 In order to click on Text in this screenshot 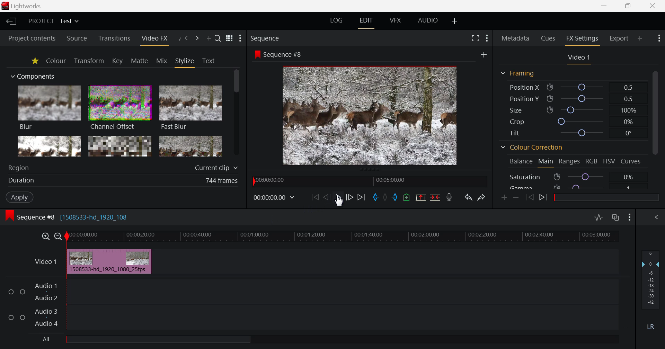, I will do `click(209, 61)`.